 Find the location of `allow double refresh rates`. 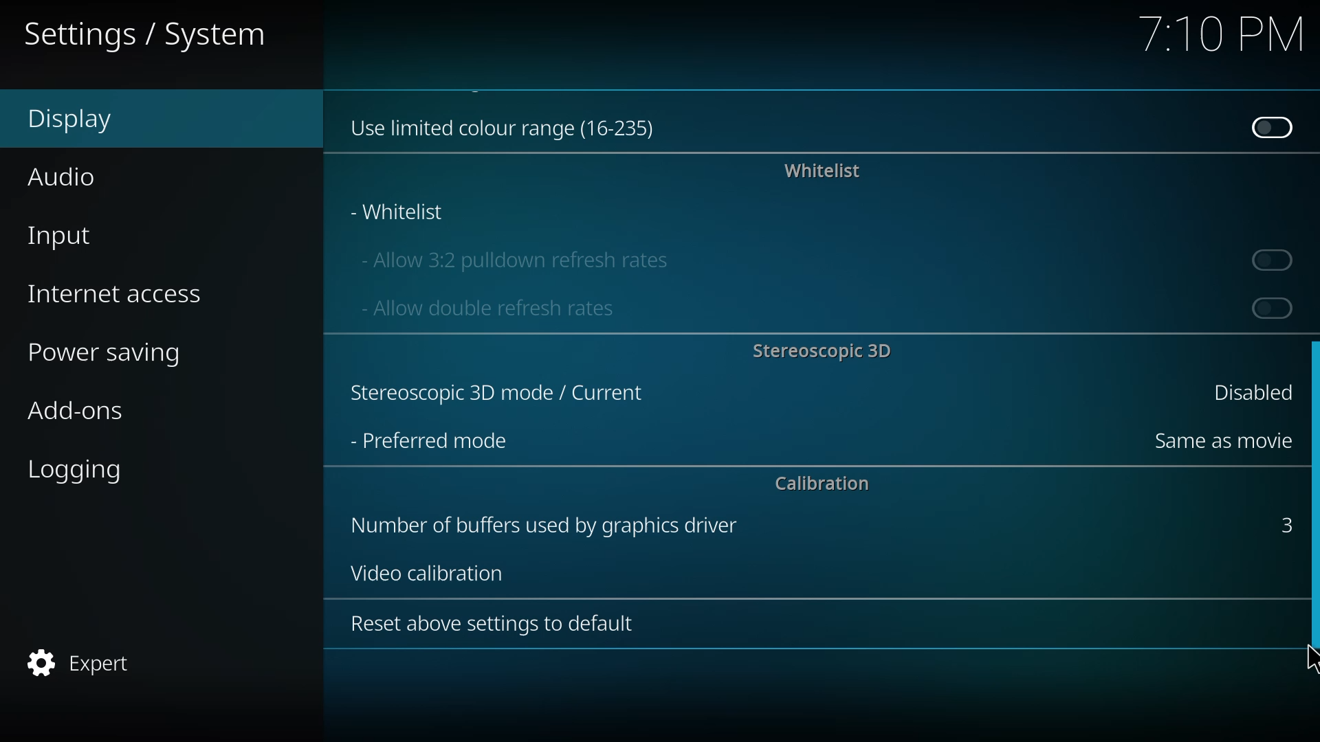

allow double refresh rates is located at coordinates (485, 307).